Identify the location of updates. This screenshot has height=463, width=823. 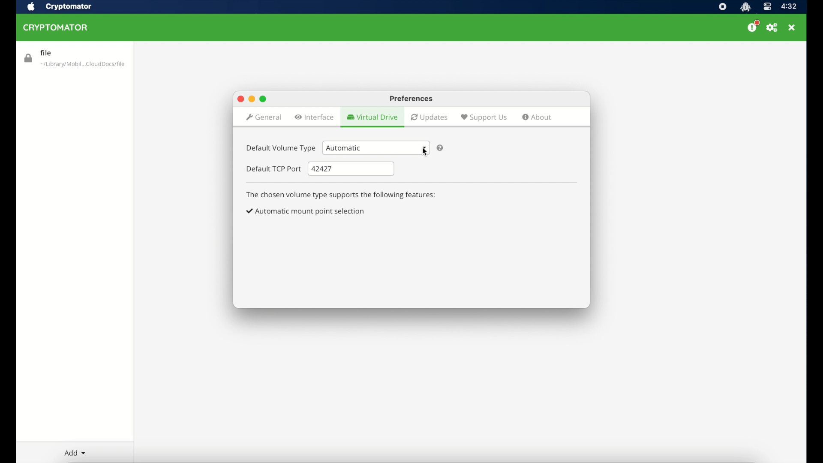
(430, 117).